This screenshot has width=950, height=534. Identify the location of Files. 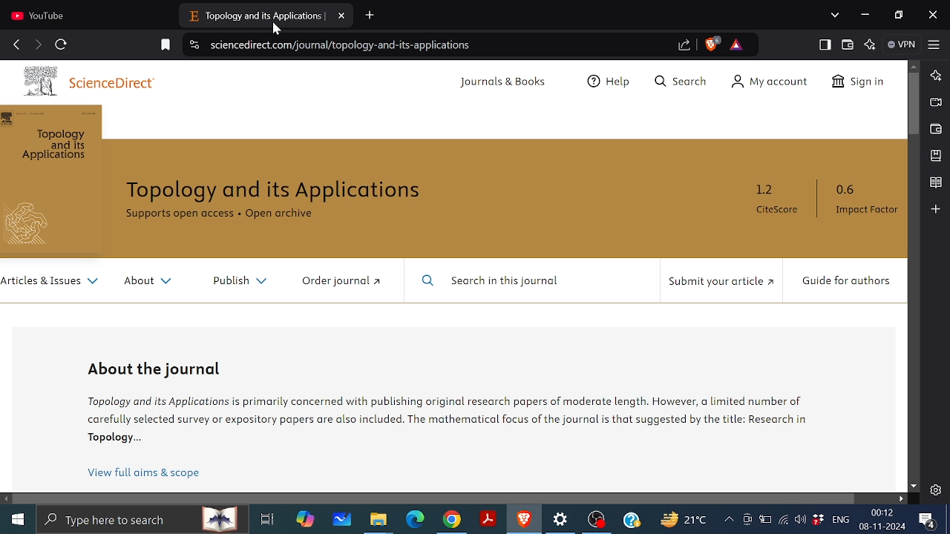
(379, 521).